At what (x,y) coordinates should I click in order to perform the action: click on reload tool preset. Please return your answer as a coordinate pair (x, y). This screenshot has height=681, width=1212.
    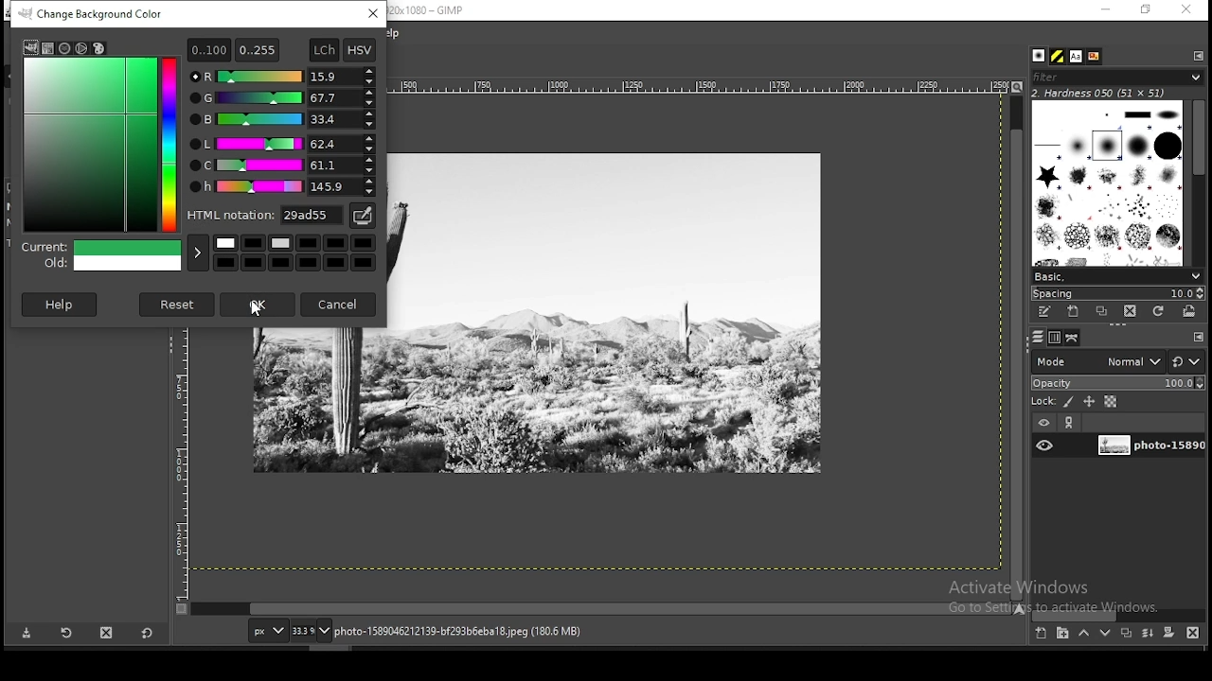
    Looking at the image, I should click on (68, 632).